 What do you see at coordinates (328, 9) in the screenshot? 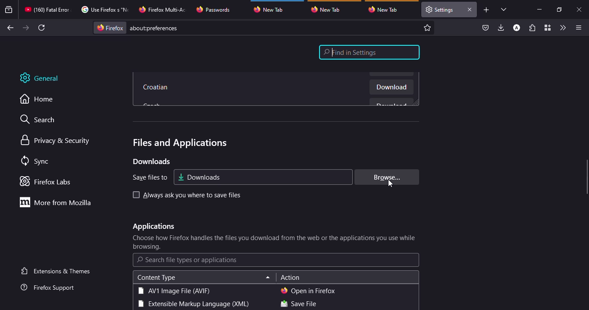
I see `tab` at bounding box center [328, 9].